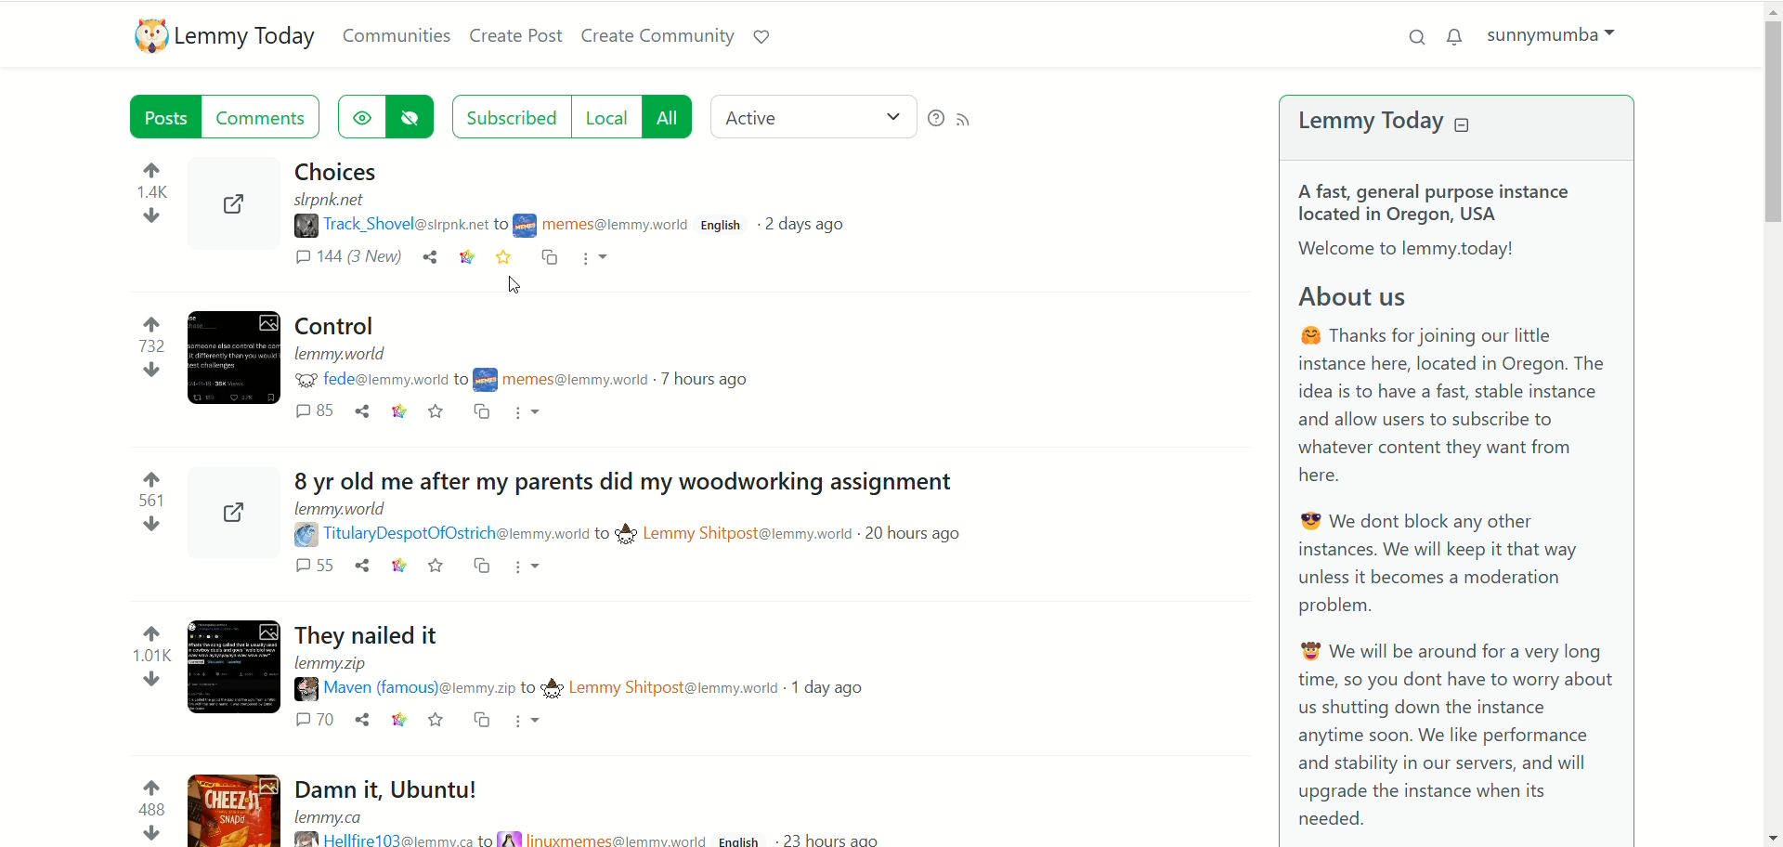 Image resolution: width=1783 pixels, height=847 pixels. I want to click on Post on "They nailed it", so click(488, 659).